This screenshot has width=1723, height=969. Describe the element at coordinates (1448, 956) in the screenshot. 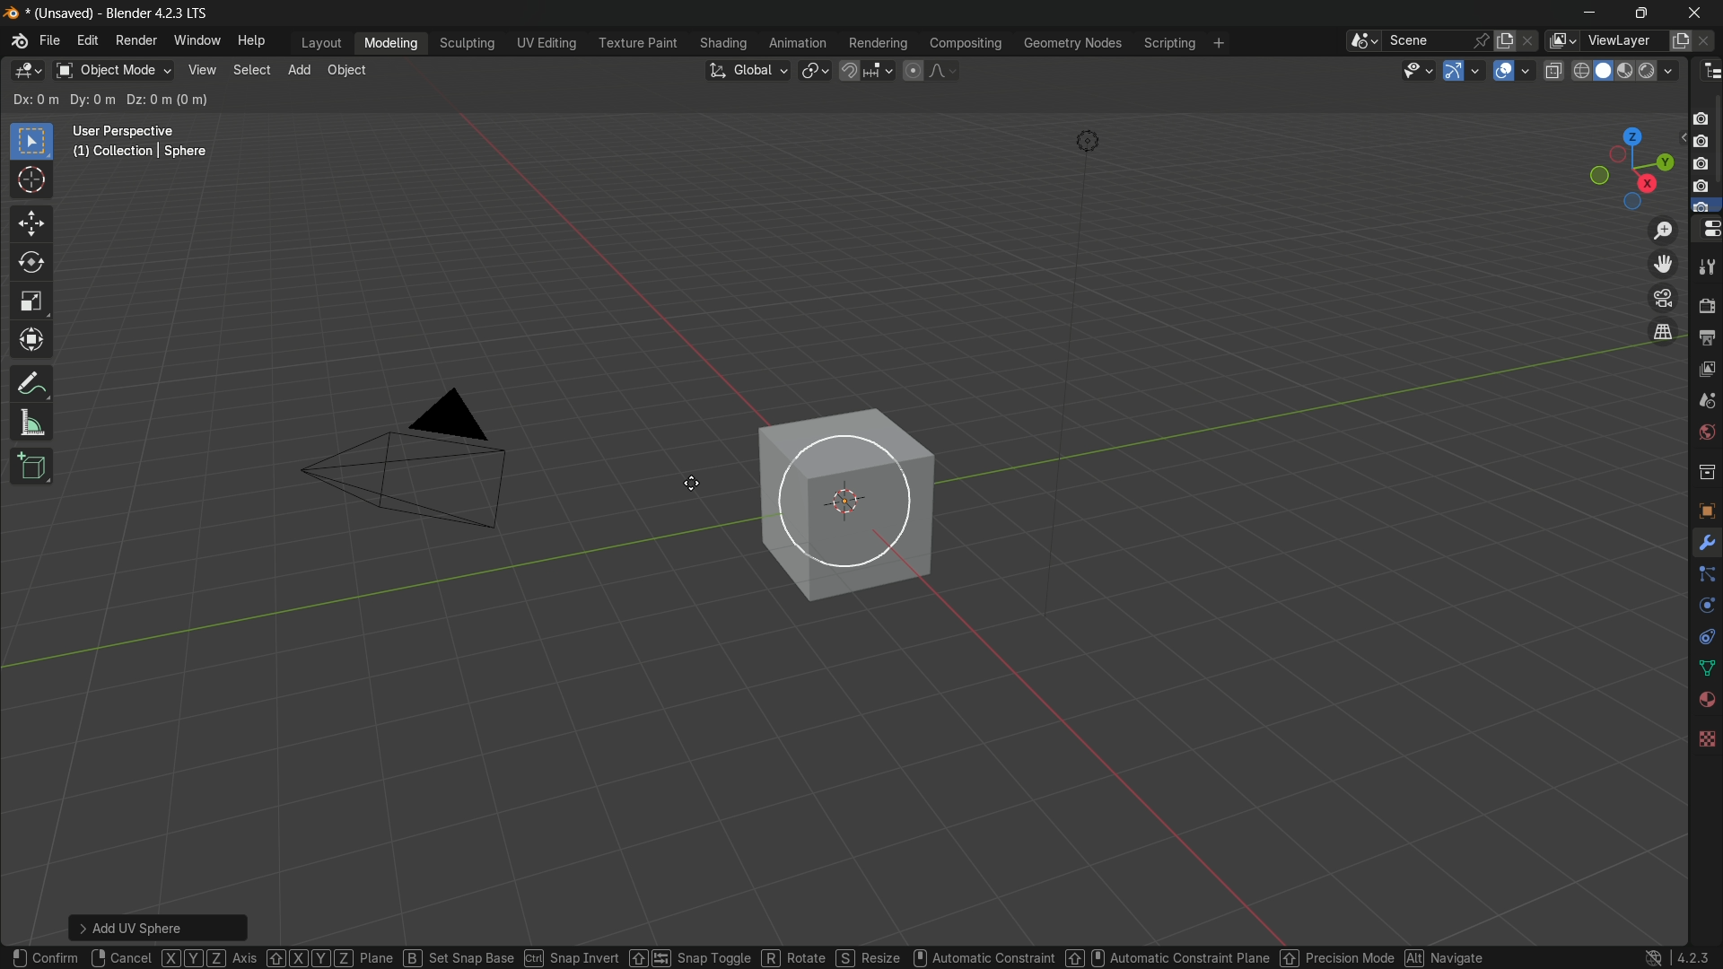

I see `Navigate` at that location.